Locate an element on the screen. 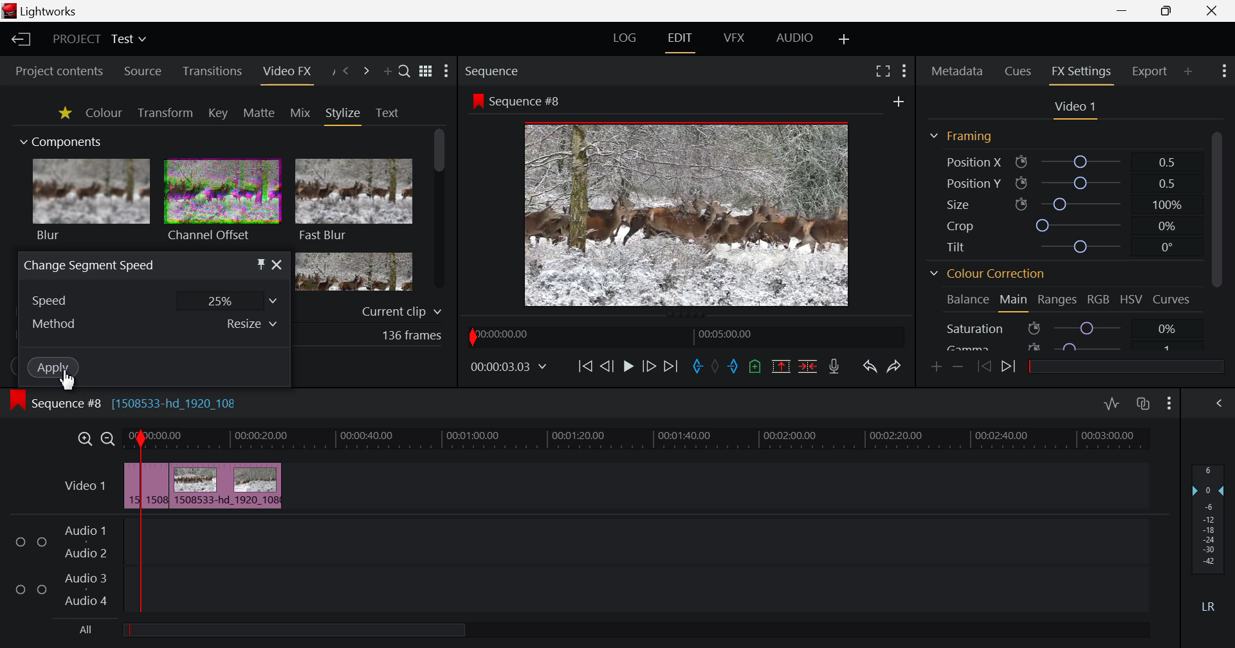  Video FX is located at coordinates (286, 72).